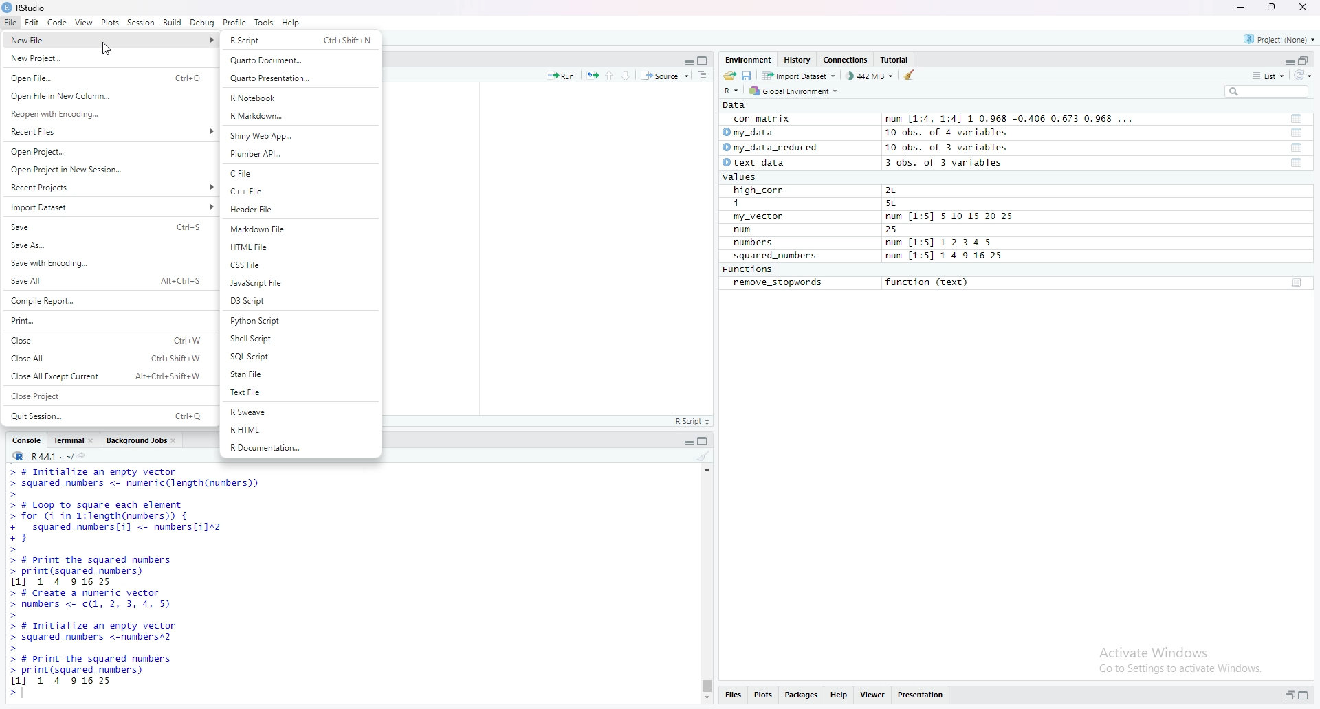 The width and height of the screenshot is (1320, 709). Describe the element at coordinates (301, 193) in the screenshot. I see `C++ File` at that location.